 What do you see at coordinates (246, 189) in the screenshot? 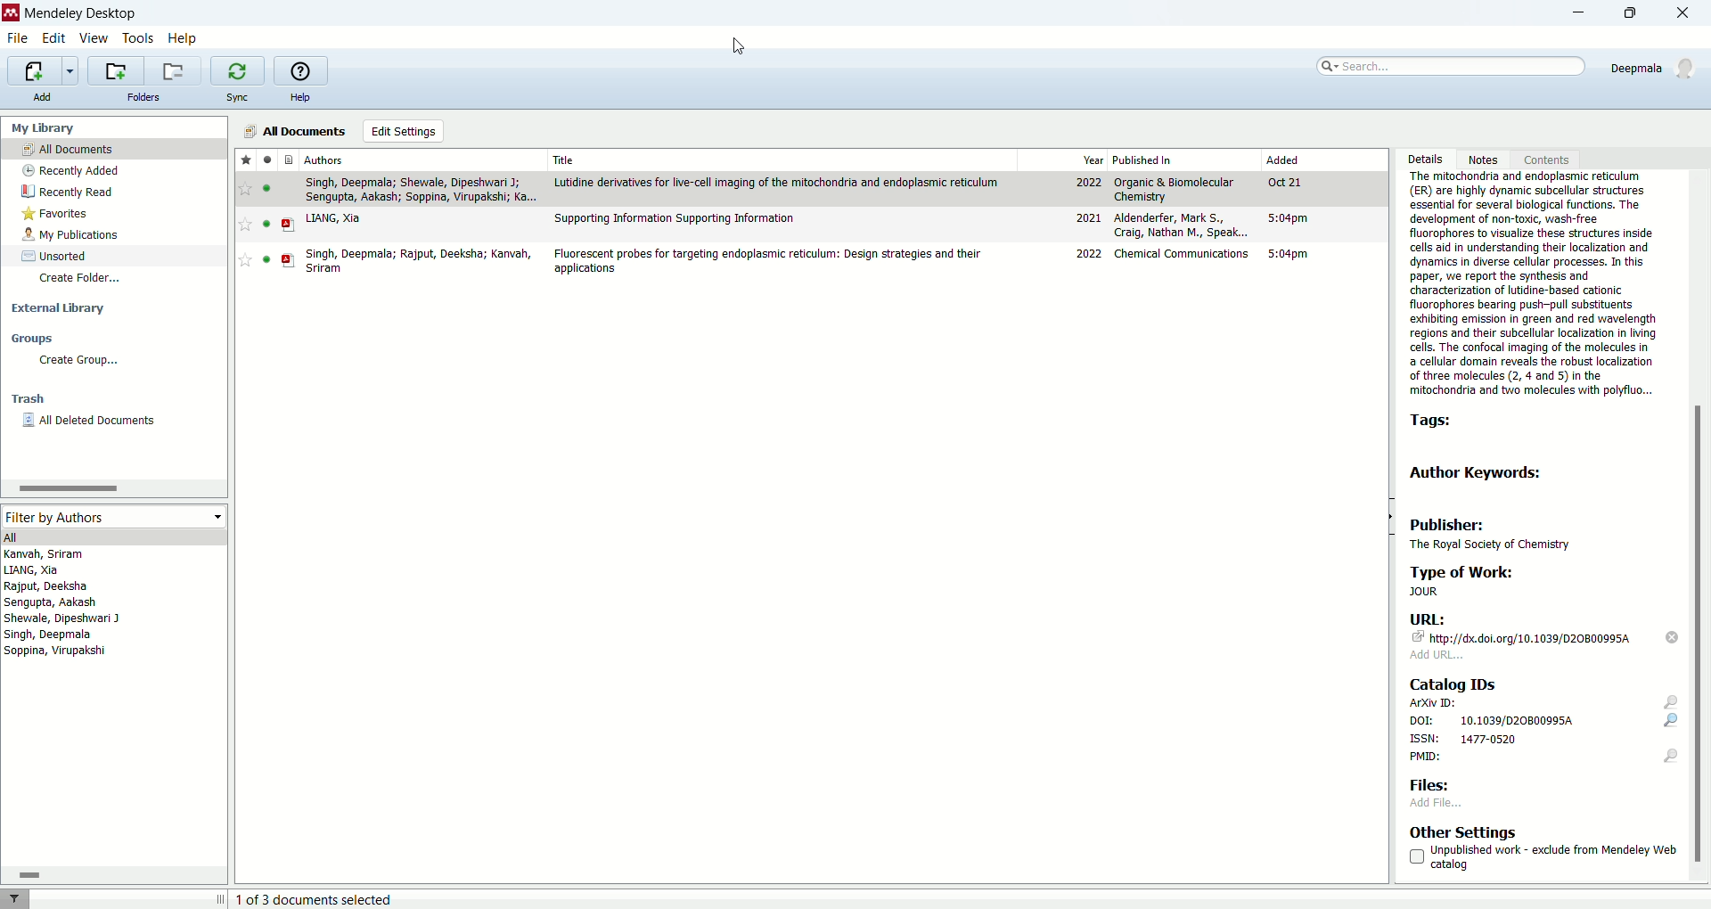
I see `favorite` at bounding box center [246, 189].